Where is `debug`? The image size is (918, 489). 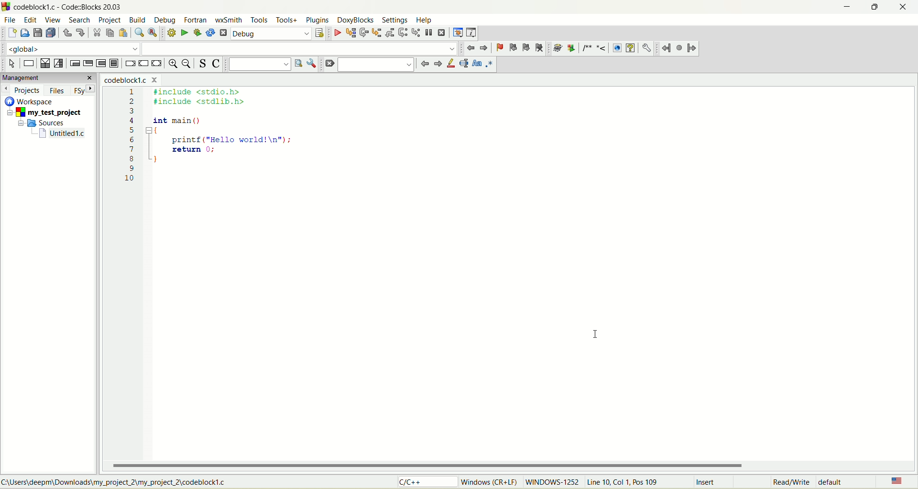
debug is located at coordinates (337, 33).